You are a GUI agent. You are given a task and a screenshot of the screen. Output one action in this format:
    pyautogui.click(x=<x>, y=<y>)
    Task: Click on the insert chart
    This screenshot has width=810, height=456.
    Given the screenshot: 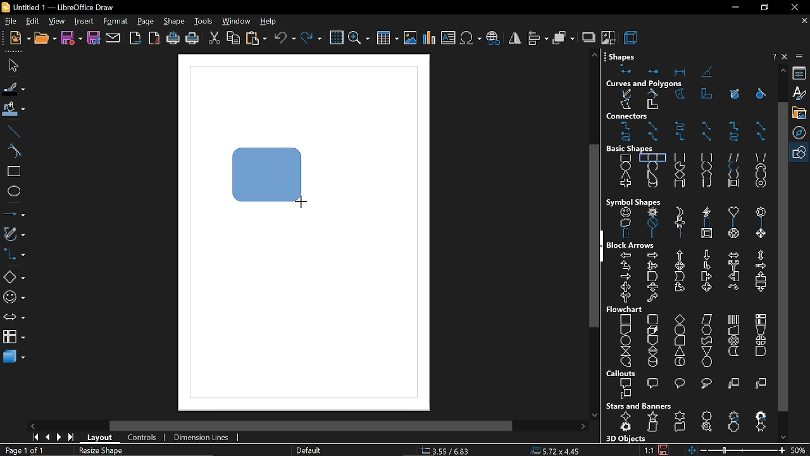 What is the action you would take?
    pyautogui.click(x=429, y=38)
    